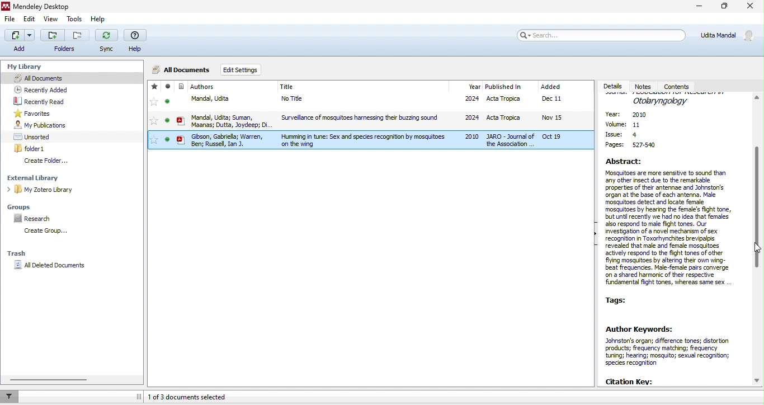 Image resolution: width=764 pixels, height=405 pixels. I want to click on vertical scroll bar, so click(759, 239).